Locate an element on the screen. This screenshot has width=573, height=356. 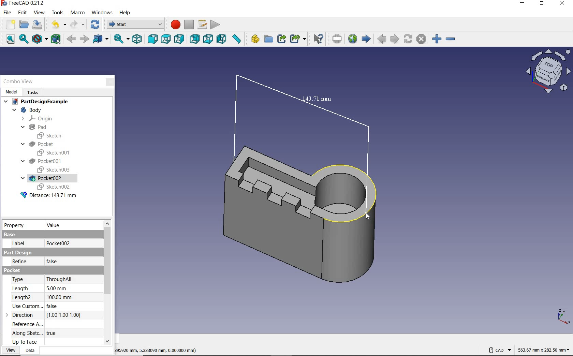
What's this? is located at coordinates (318, 39).